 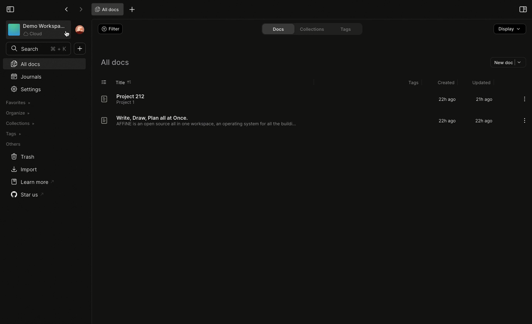 What do you see at coordinates (525, 99) in the screenshot?
I see `Options` at bounding box center [525, 99].